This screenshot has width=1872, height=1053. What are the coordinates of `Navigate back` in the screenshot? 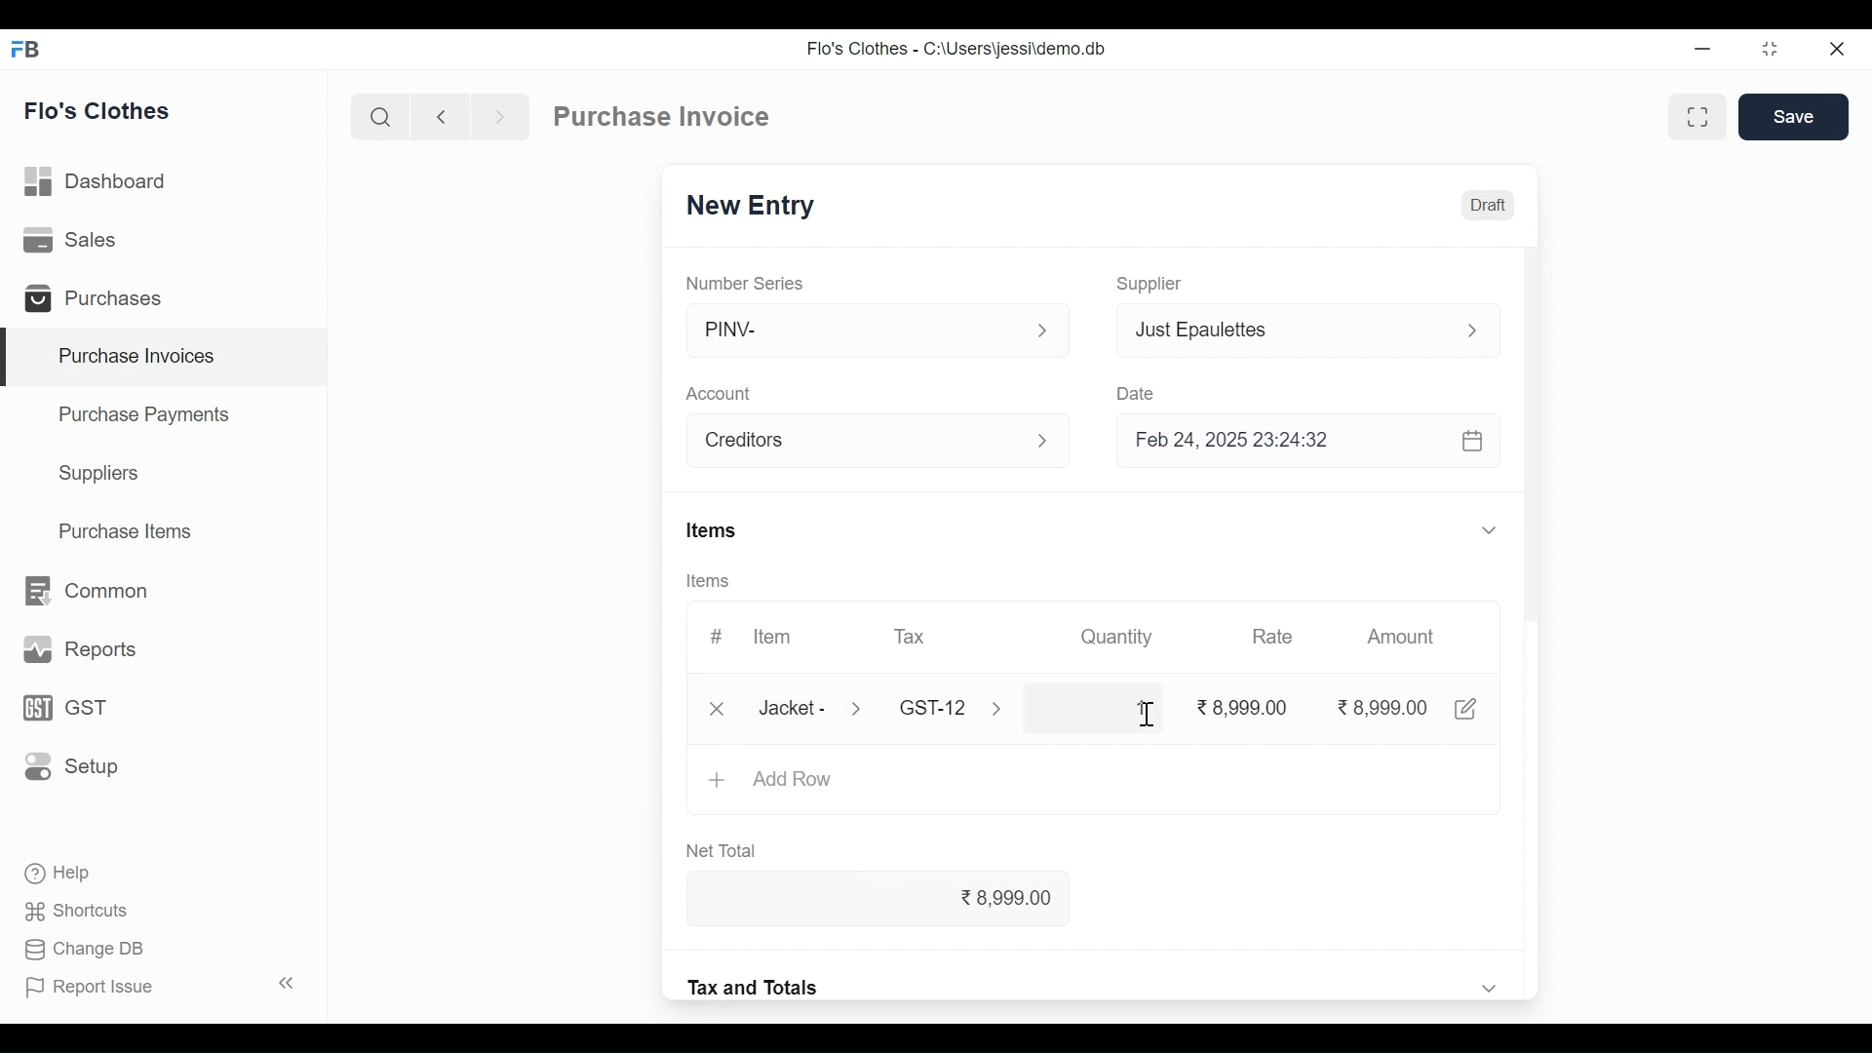 It's located at (437, 117).